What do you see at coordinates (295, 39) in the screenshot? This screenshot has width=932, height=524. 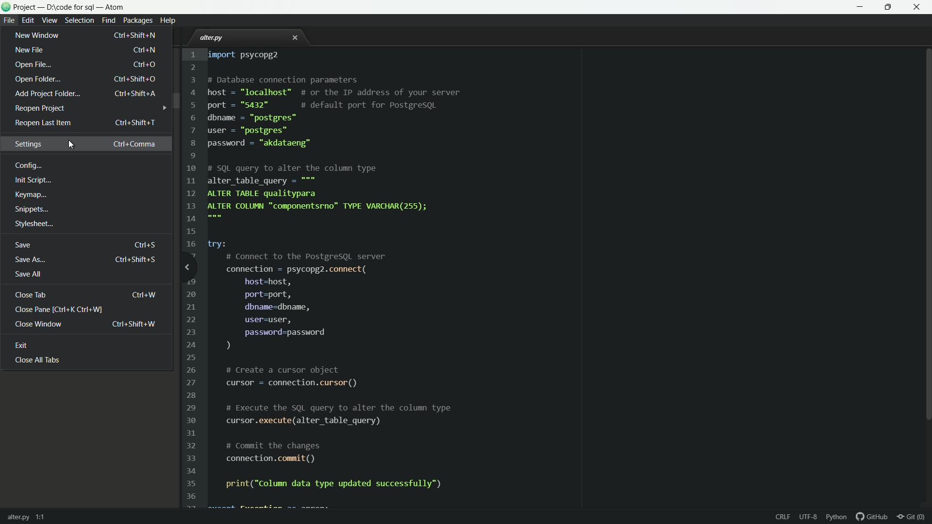 I see `close` at bounding box center [295, 39].